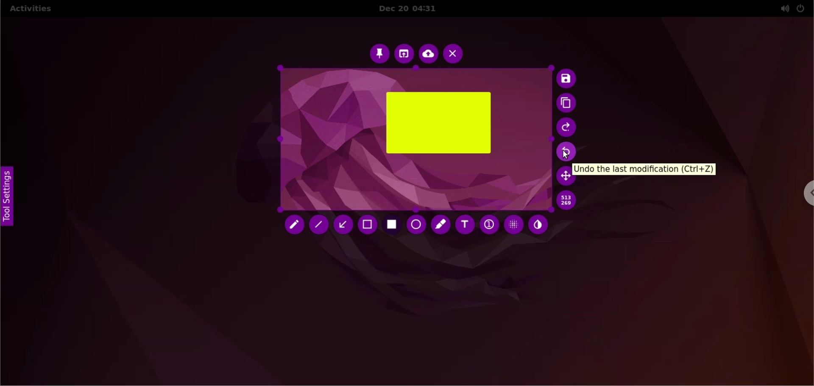 The image size is (814, 386). I want to click on chrome options, so click(807, 193).